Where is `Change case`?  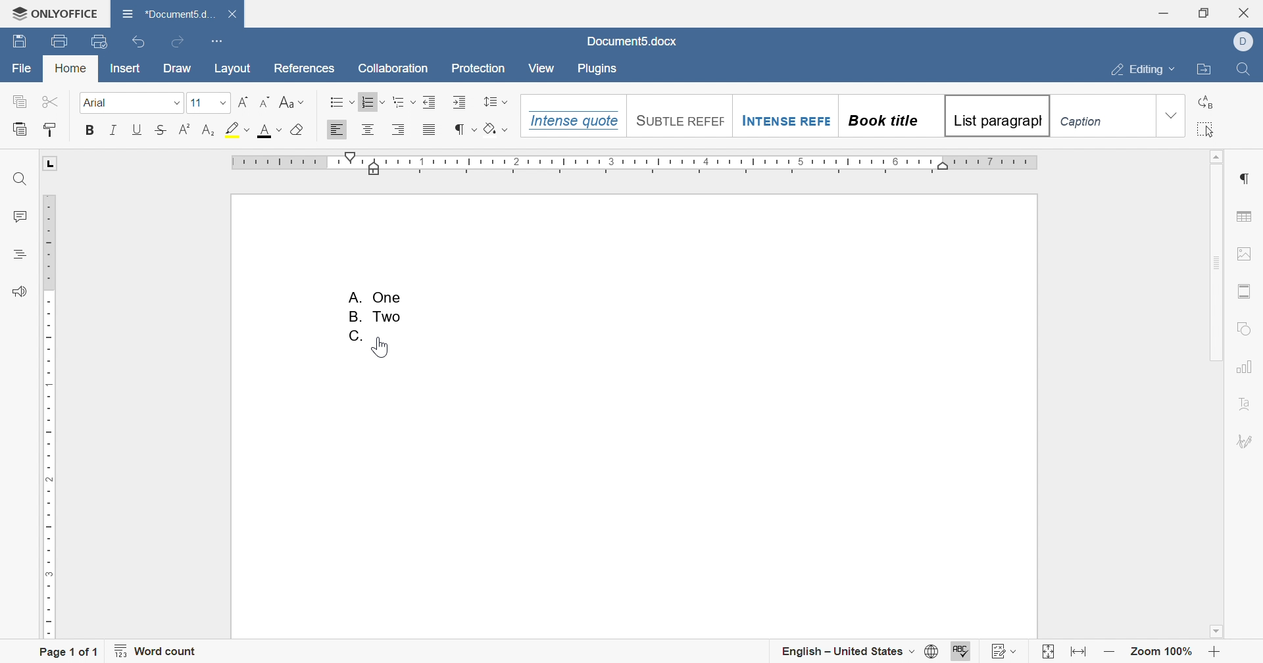
Change case is located at coordinates (292, 102).